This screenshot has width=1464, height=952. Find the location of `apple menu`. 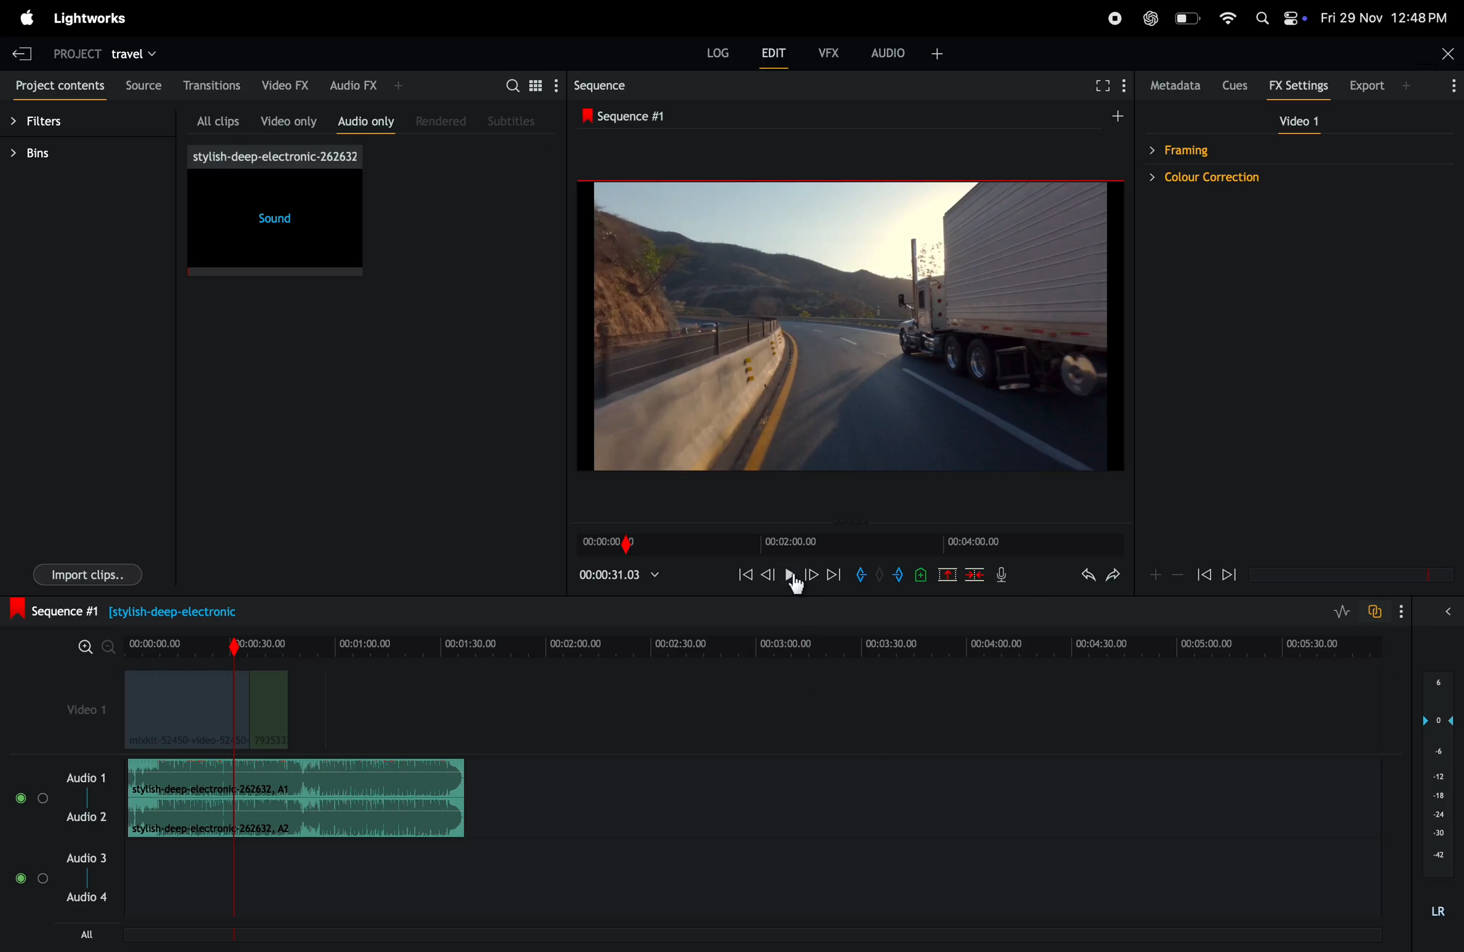

apple menu is located at coordinates (24, 18).